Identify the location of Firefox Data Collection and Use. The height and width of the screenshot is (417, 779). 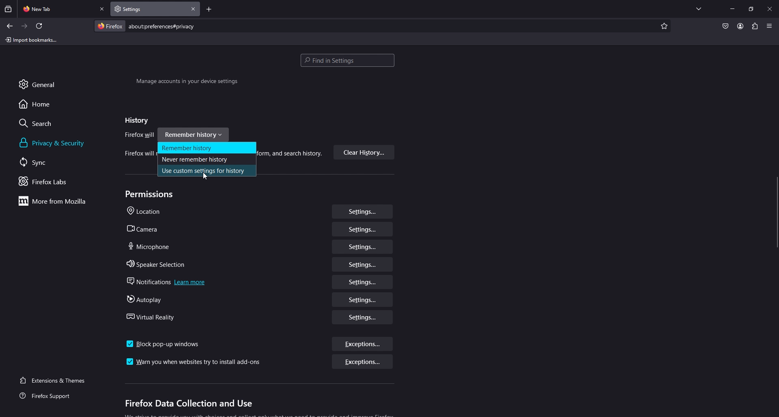
(188, 404).